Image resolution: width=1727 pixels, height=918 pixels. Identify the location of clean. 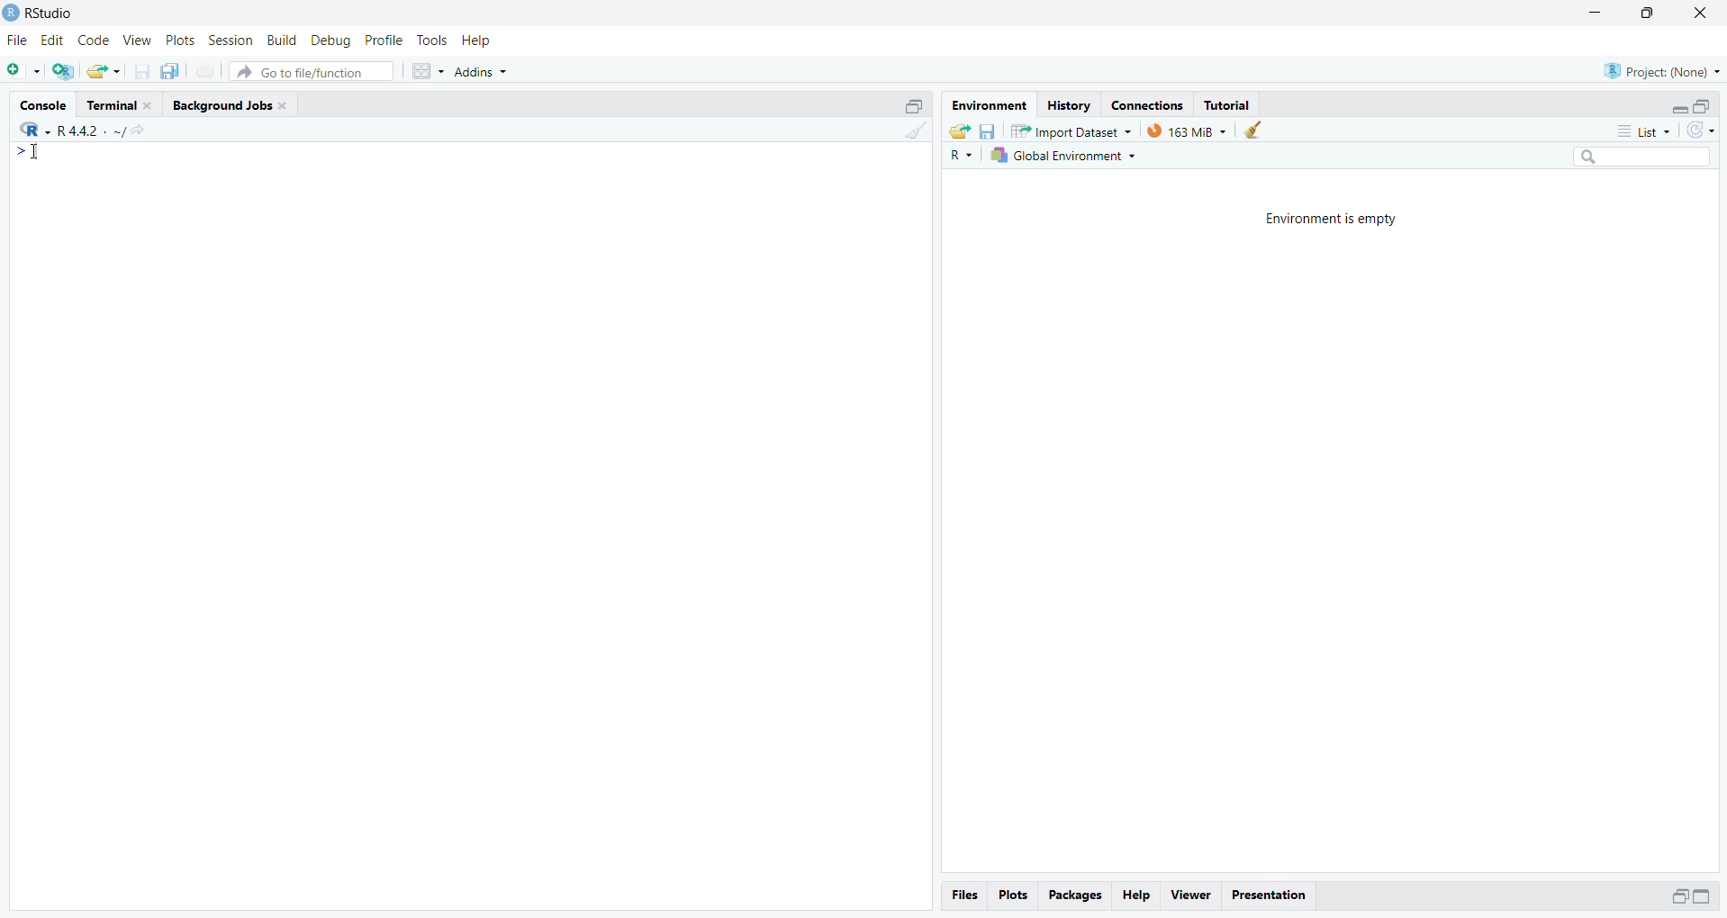
(917, 130).